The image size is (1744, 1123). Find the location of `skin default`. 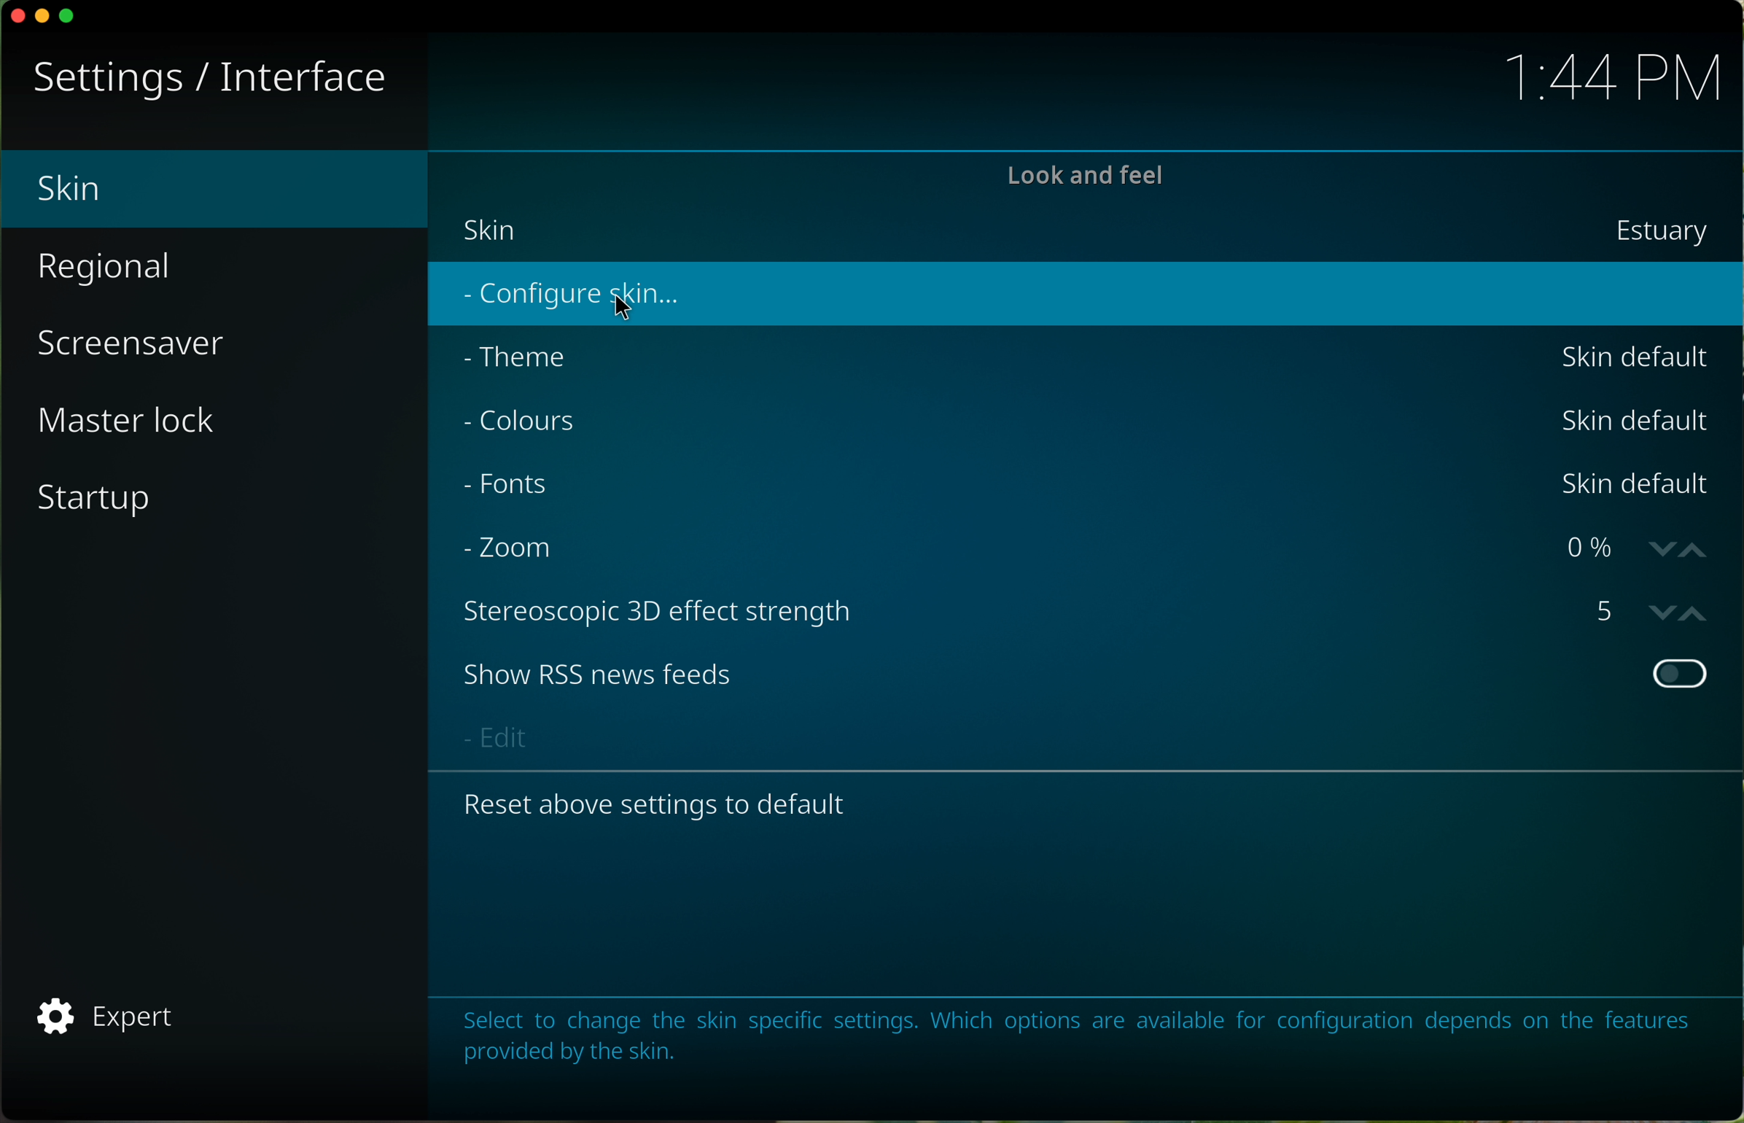

skin default is located at coordinates (1638, 420).